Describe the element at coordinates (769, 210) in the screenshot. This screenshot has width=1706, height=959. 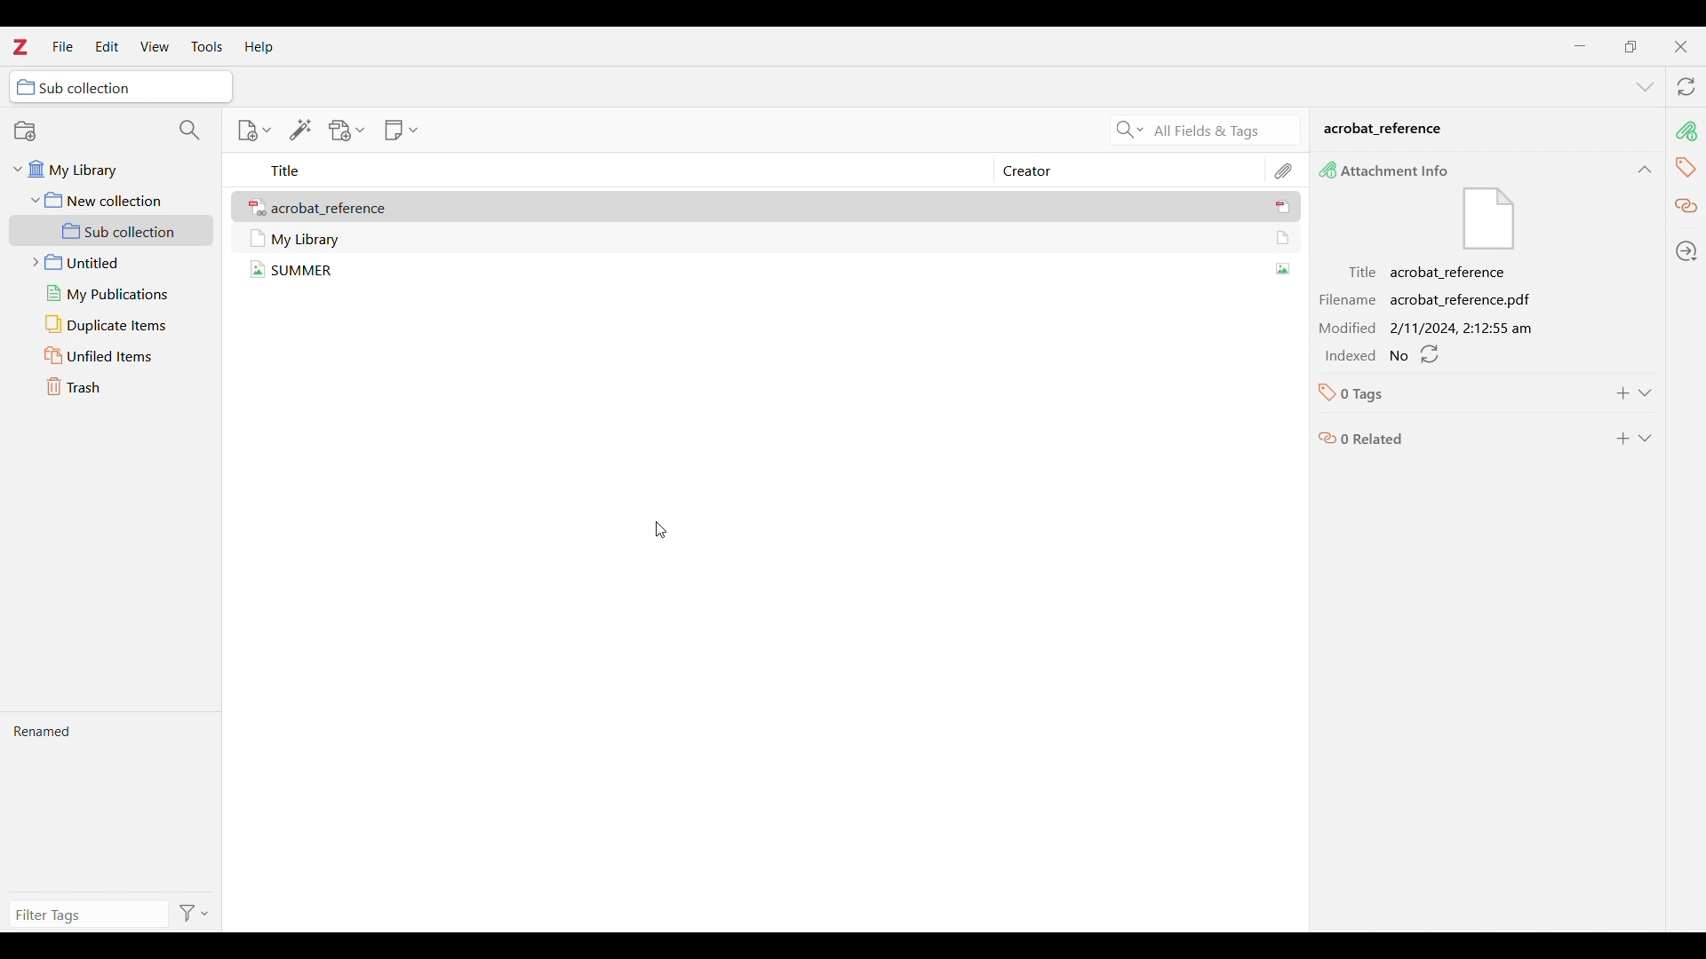
I see `PDF linked to selected collection` at that location.